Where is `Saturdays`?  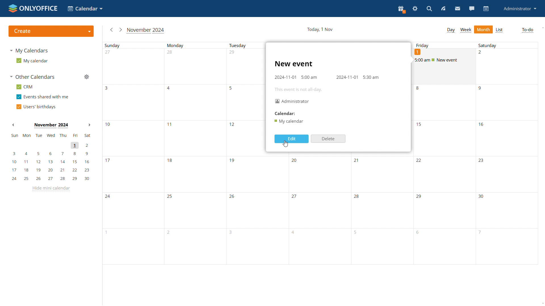
Saturdays is located at coordinates (506, 154).